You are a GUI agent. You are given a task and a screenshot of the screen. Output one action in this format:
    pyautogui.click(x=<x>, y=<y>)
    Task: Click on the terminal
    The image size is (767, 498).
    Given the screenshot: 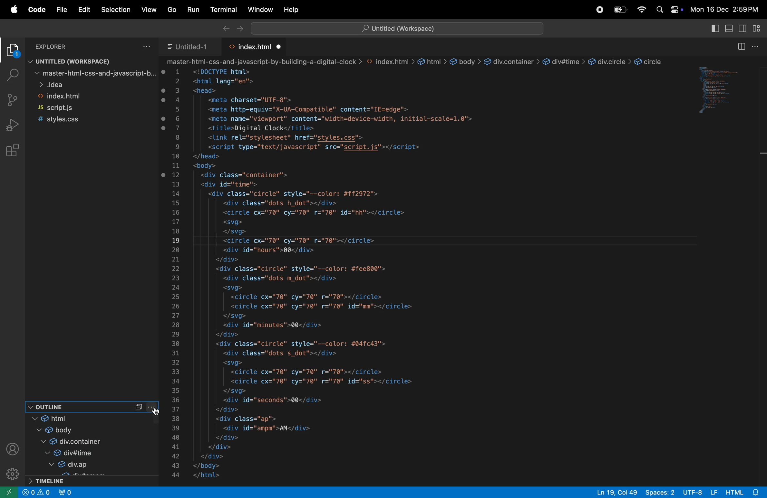 What is the action you would take?
    pyautogui.click(x=221, y=10)
    